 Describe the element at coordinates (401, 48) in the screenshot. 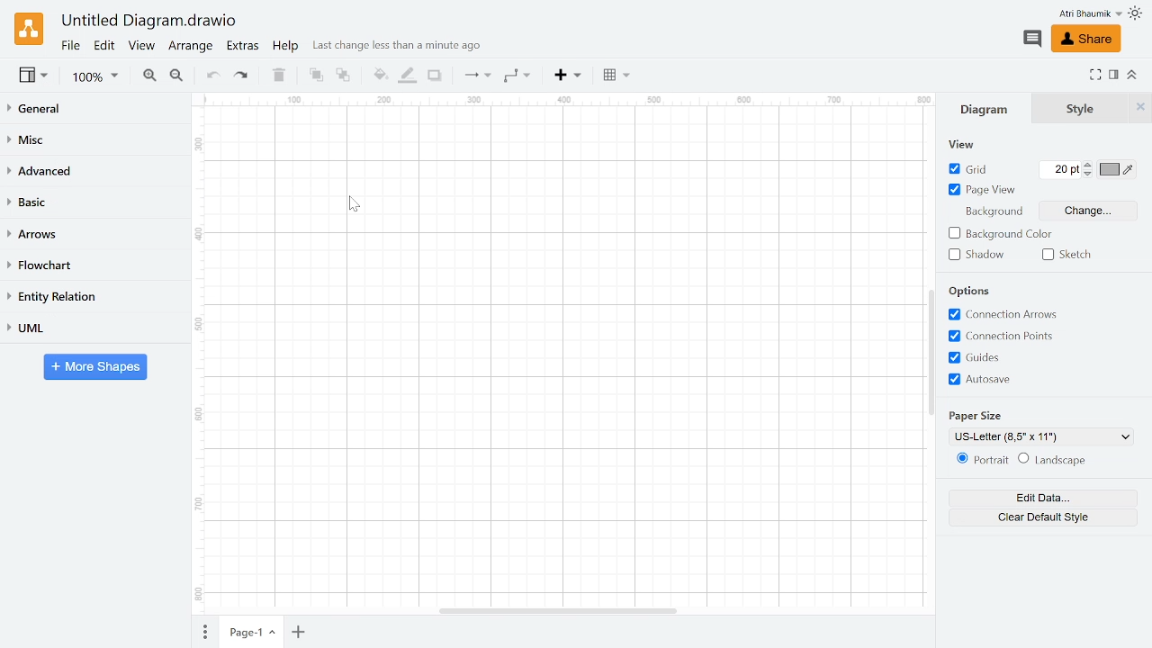

I see `Last change` at that location.